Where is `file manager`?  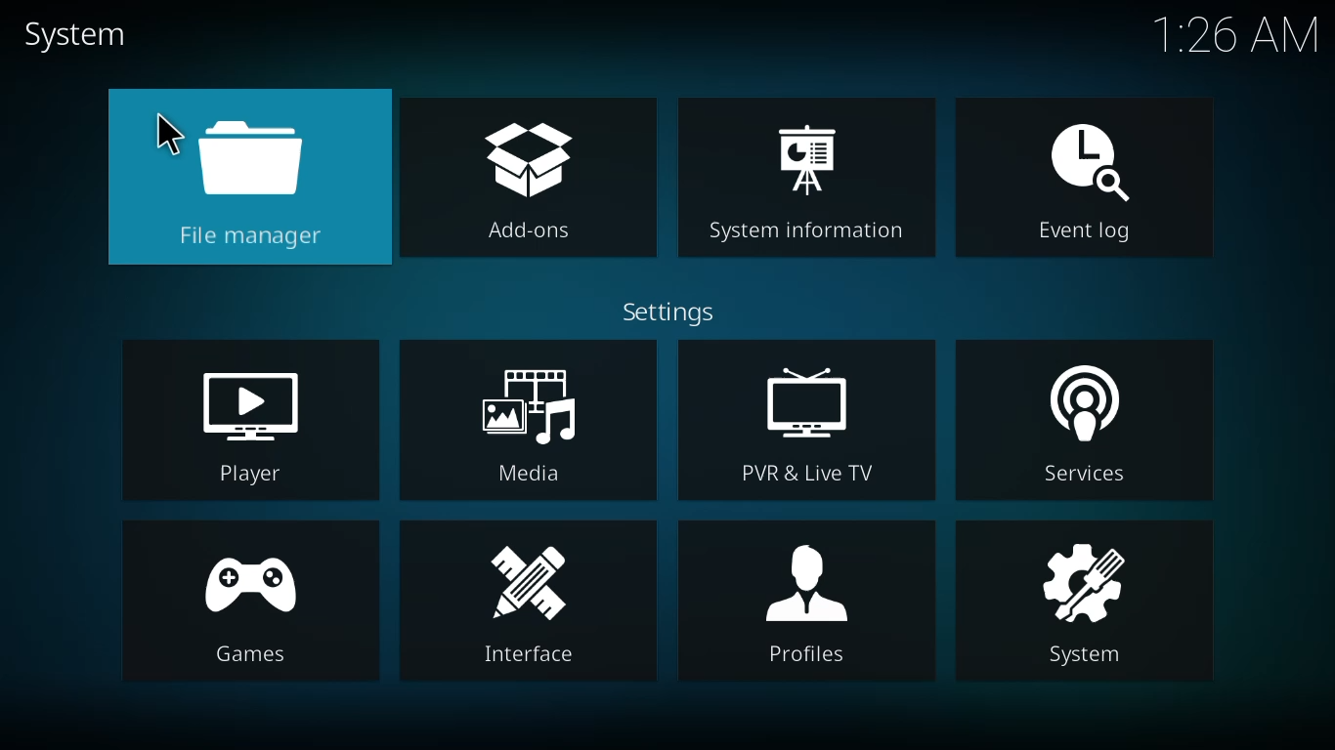
file manager is located at coordinates (251, 177).